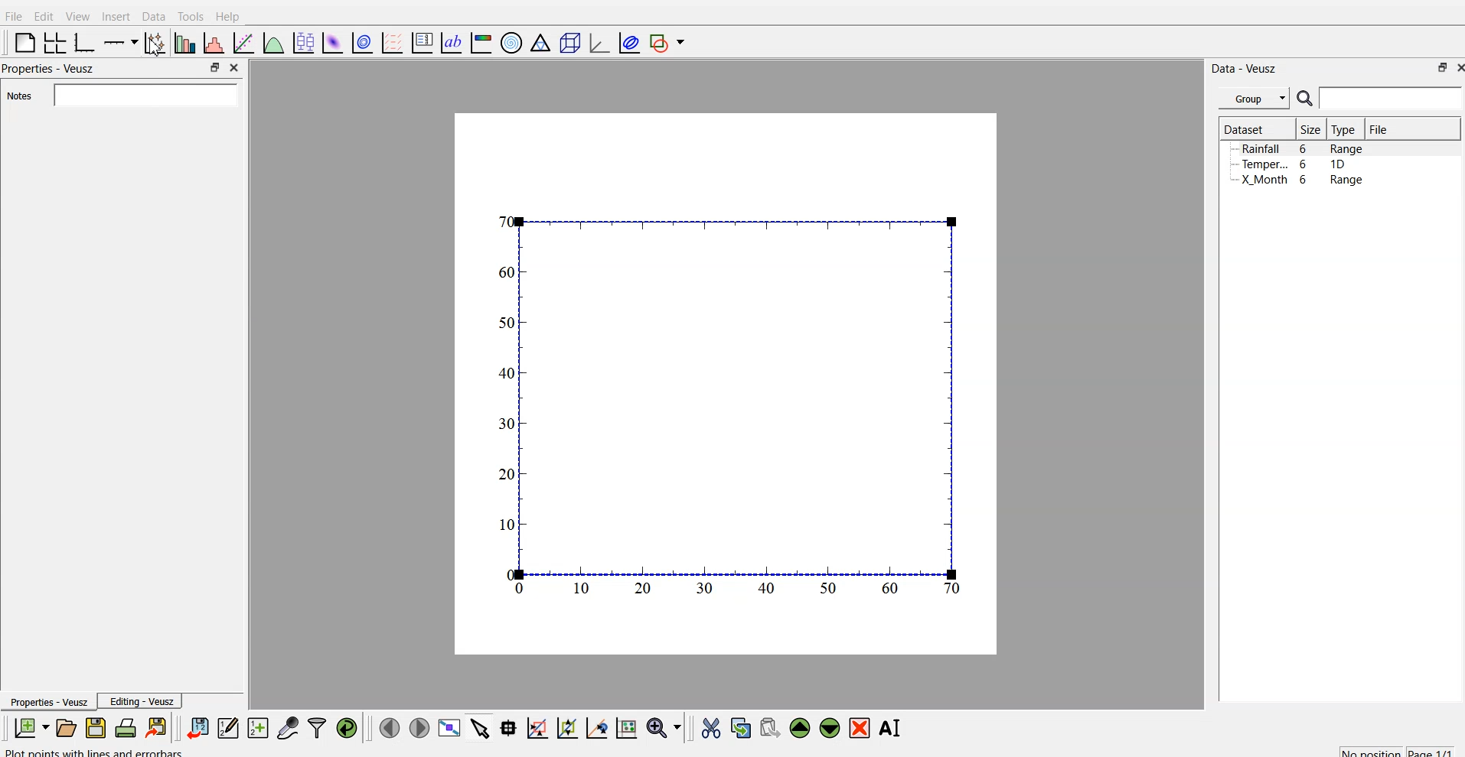  I want to click on reload linked dataset, so click(346, 726).